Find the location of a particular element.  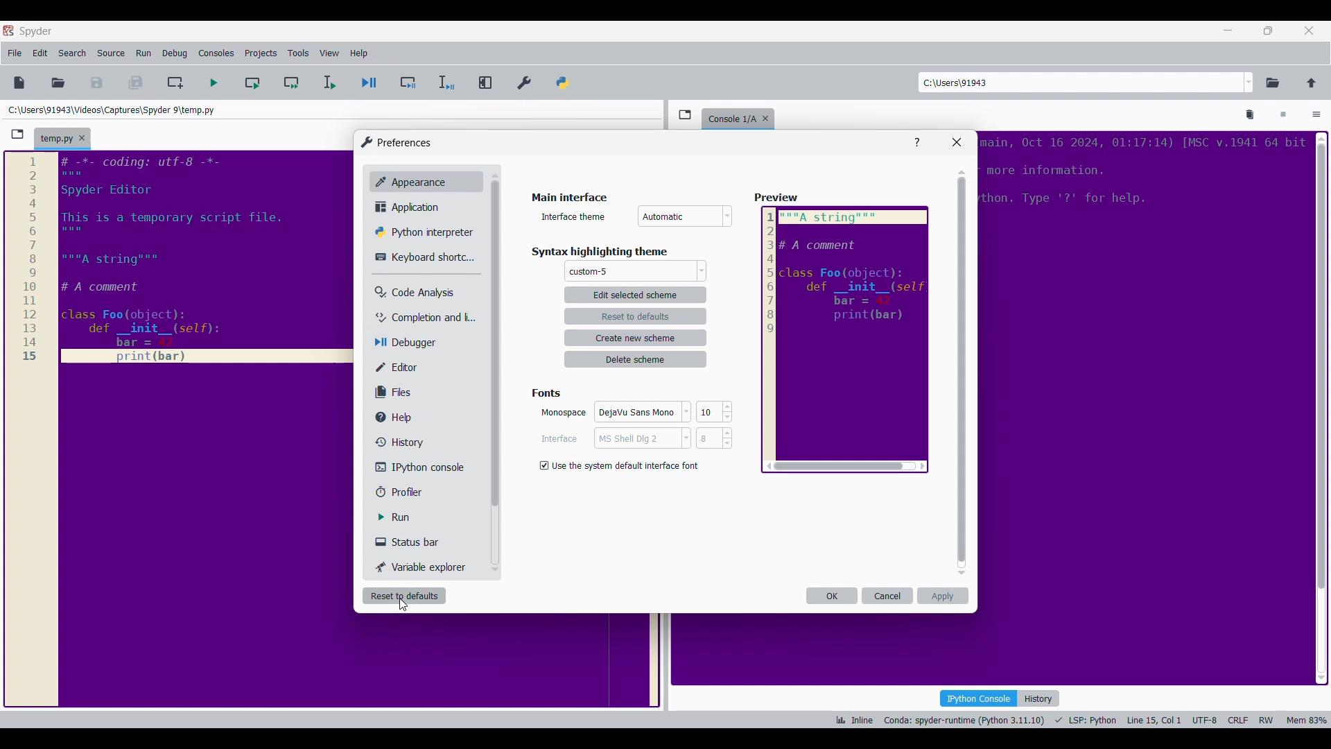

Debug menu is located at coordinates (175, 53).